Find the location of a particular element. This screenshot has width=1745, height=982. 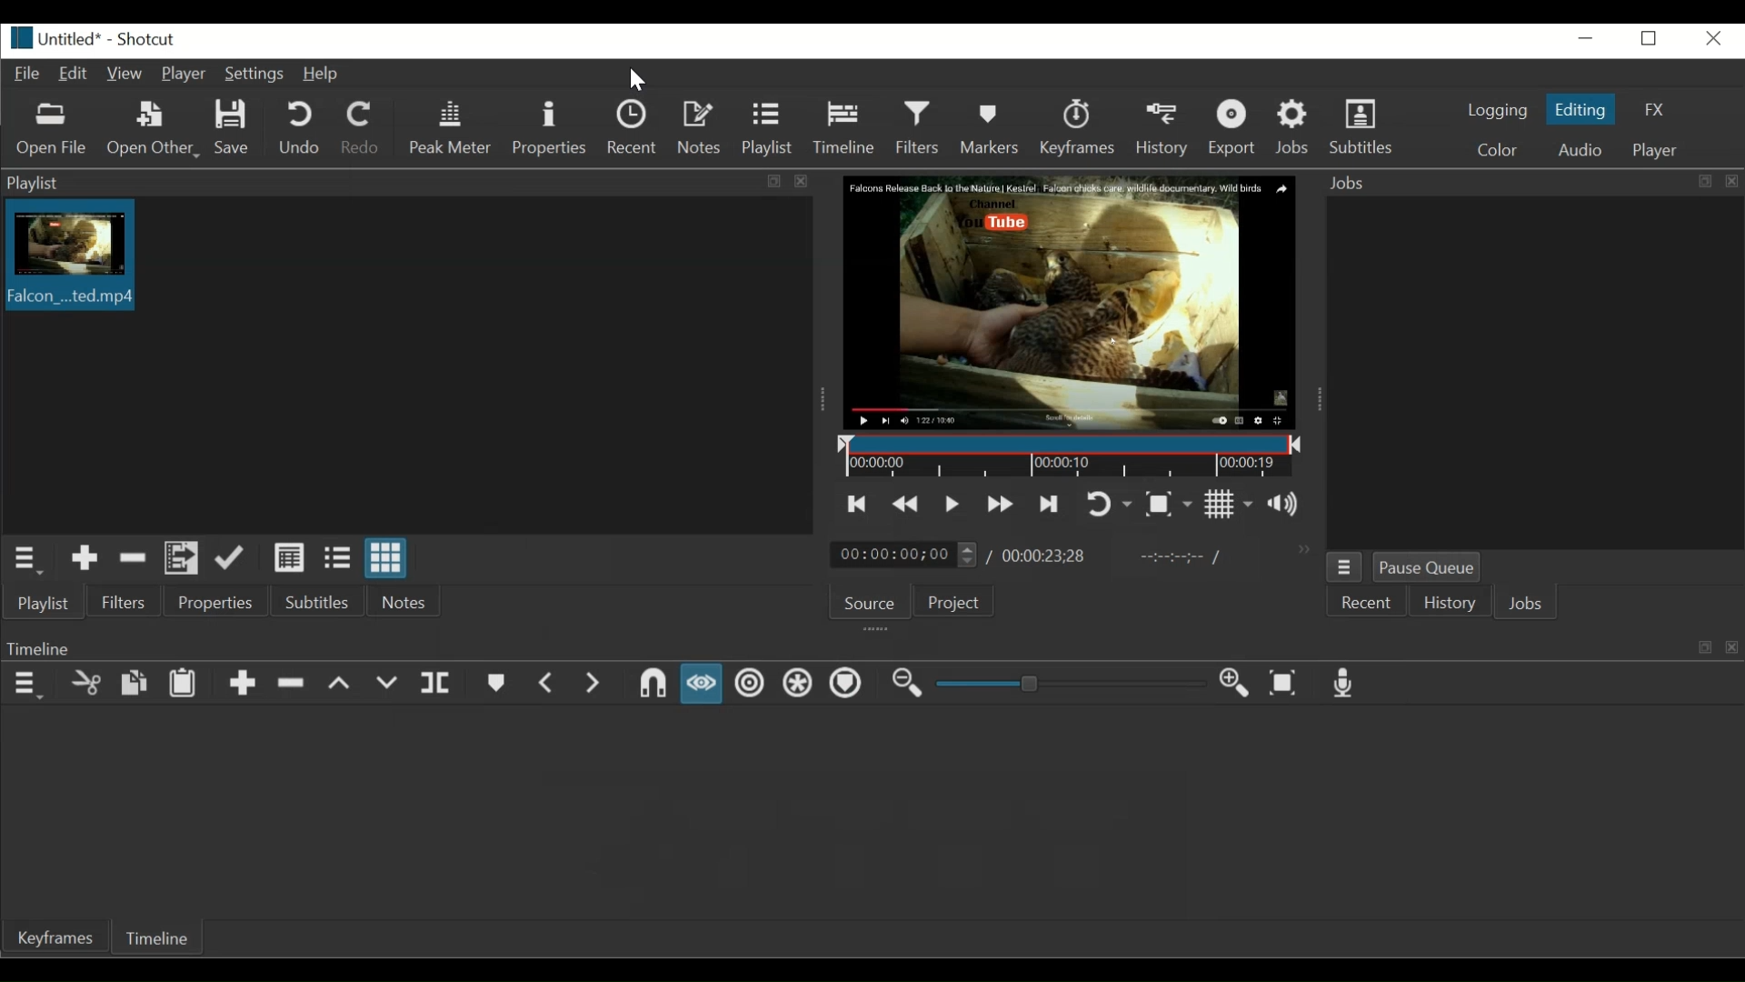

Recent is located at coordinates (632, 128).